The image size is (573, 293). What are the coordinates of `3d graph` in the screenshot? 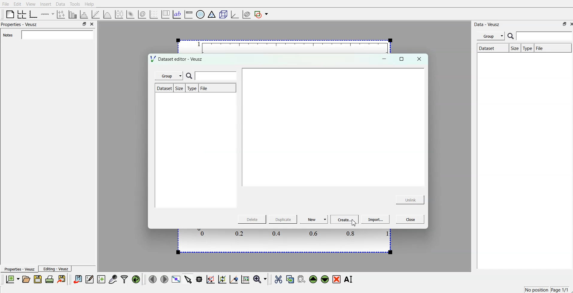 It's located at (234, 13).